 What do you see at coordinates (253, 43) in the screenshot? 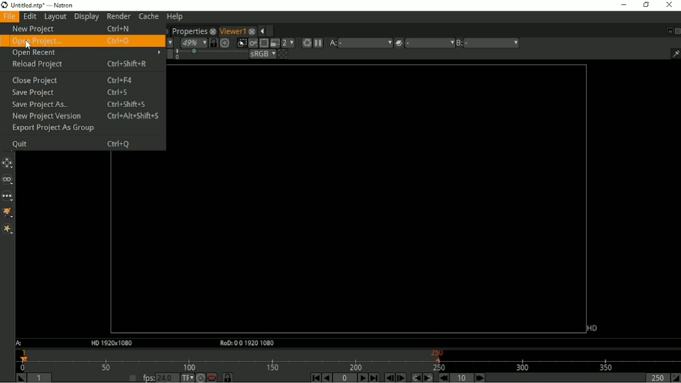
I see `Render image` at bounding box center [253, 43].